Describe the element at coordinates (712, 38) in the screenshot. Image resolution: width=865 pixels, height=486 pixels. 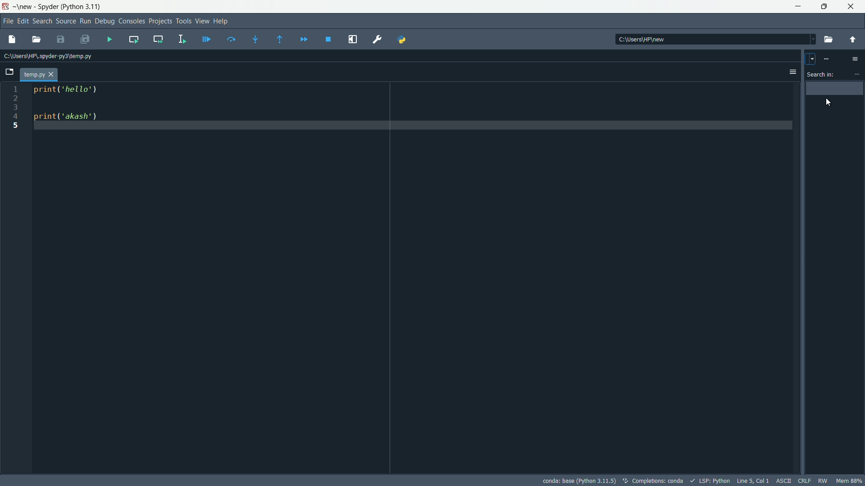
I see `C:\Users\HP\new` at that location.